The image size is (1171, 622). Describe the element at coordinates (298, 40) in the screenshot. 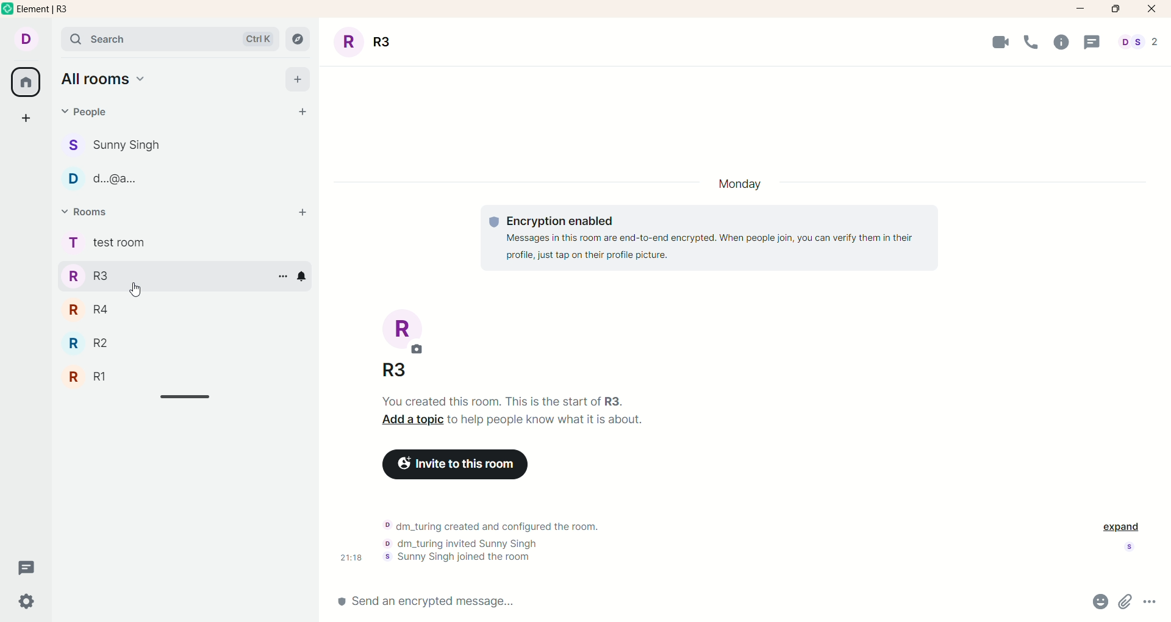

I see `explore rooms` at that location.